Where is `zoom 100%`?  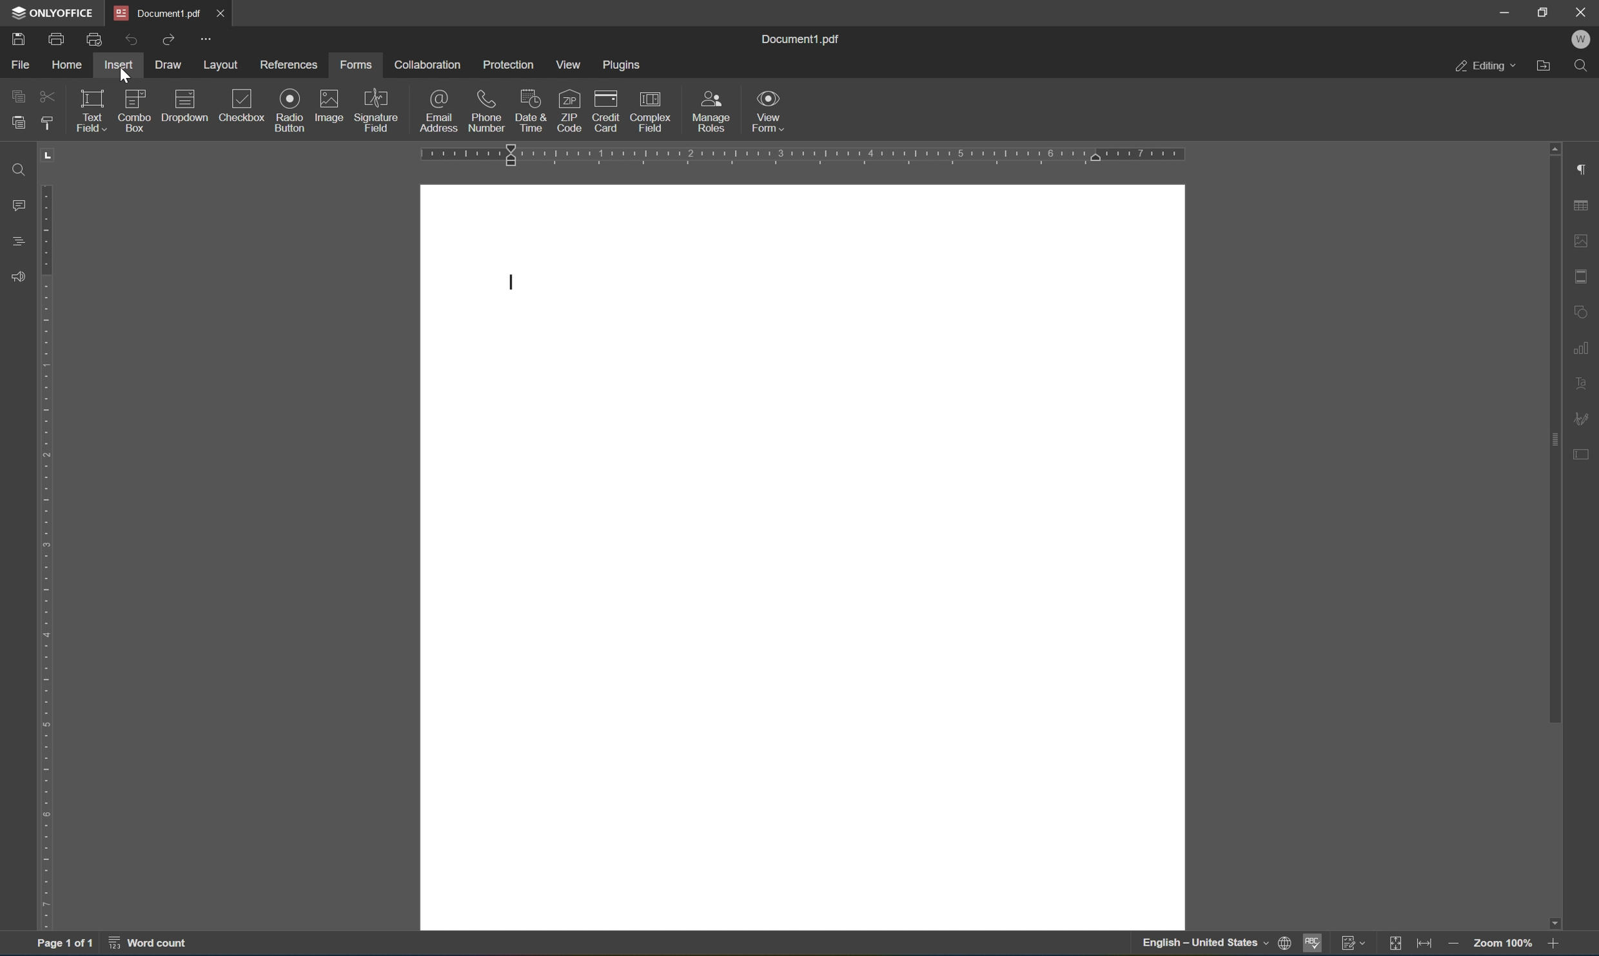
zoom 100% is located at coordinates (1501, 944).